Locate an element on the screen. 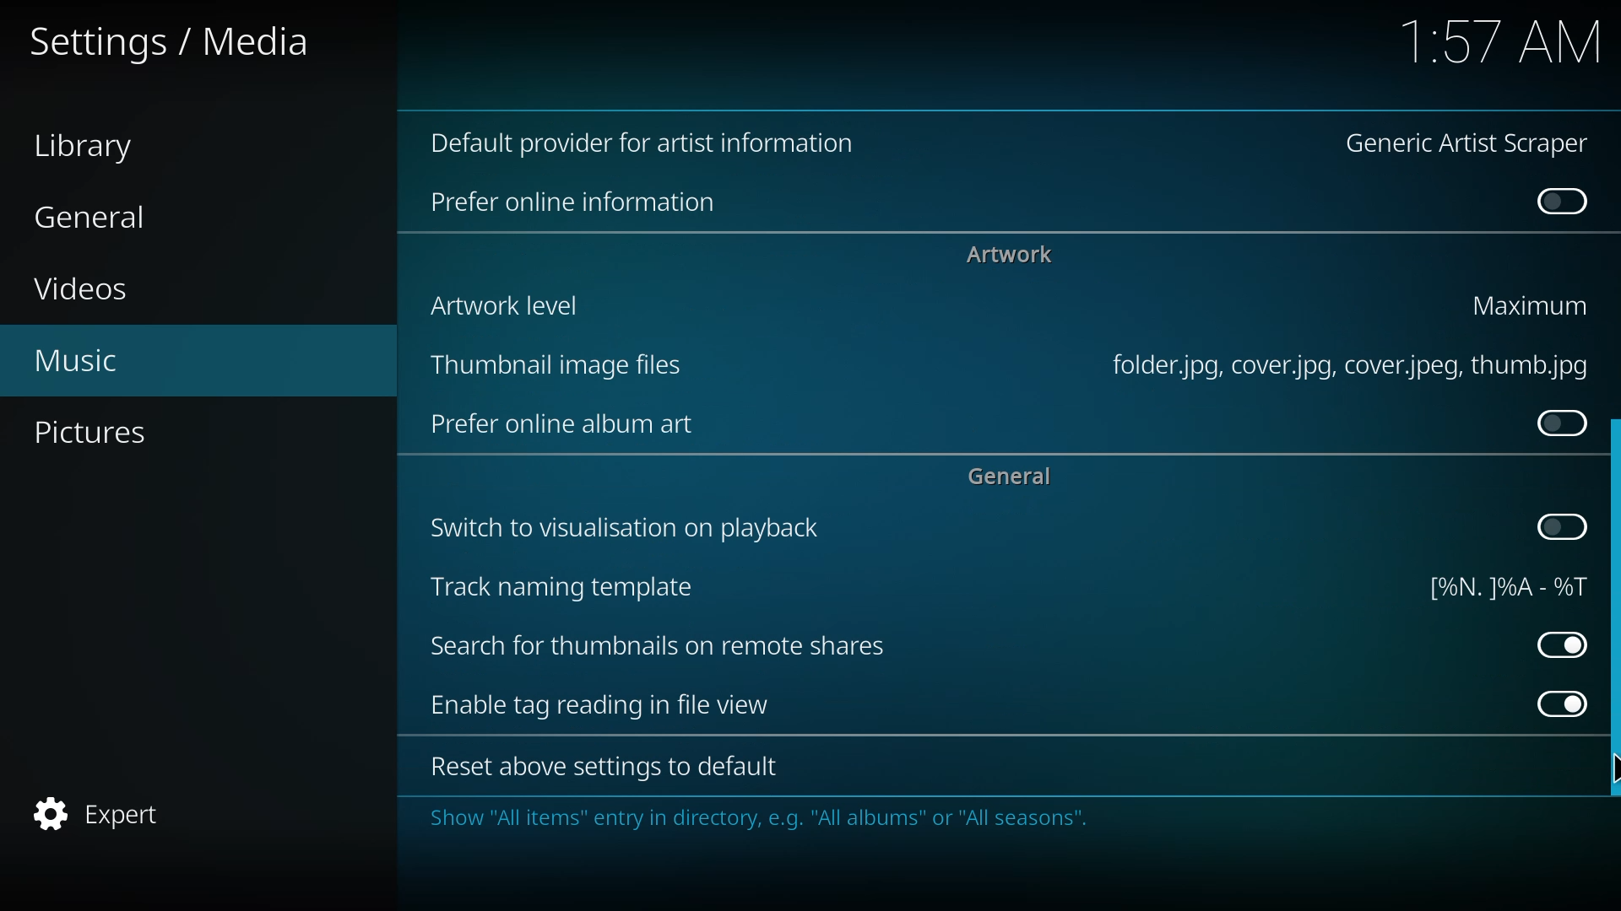 This screenshot has width=1621, height=911. videos is located at coordinates (87, 289).